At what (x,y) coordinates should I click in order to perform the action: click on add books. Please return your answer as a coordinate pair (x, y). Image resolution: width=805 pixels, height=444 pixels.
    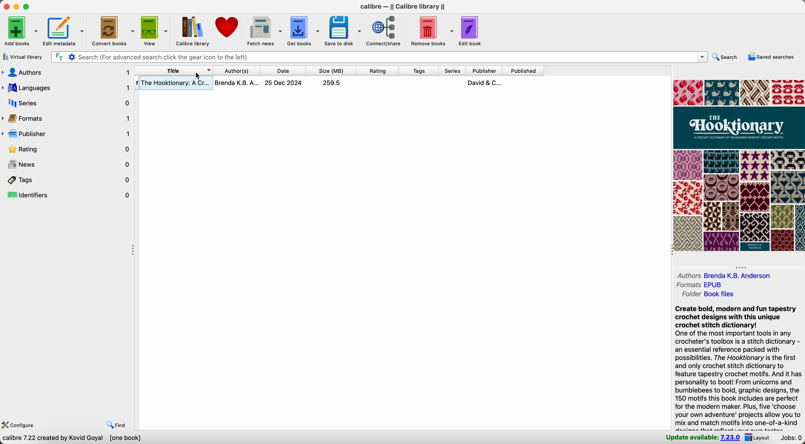
    Looking at the image, I should click on (19, 32).